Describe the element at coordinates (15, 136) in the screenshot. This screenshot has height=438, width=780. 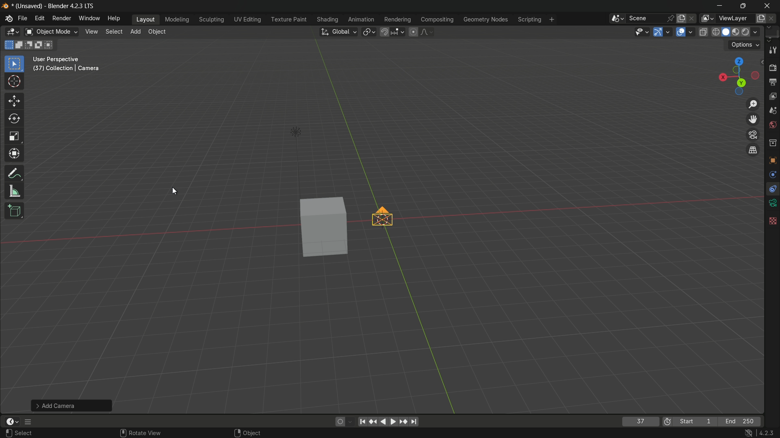
I see `scale` at that location.